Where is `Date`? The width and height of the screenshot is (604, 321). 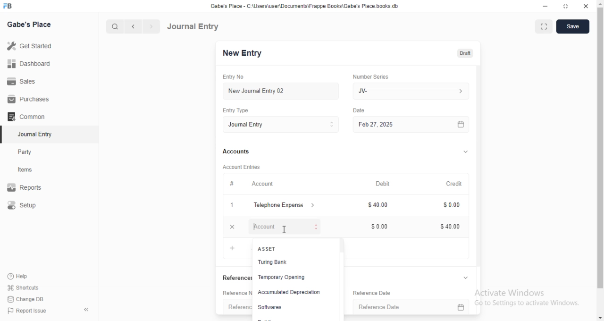 Date is located at coordinates (364, 110).